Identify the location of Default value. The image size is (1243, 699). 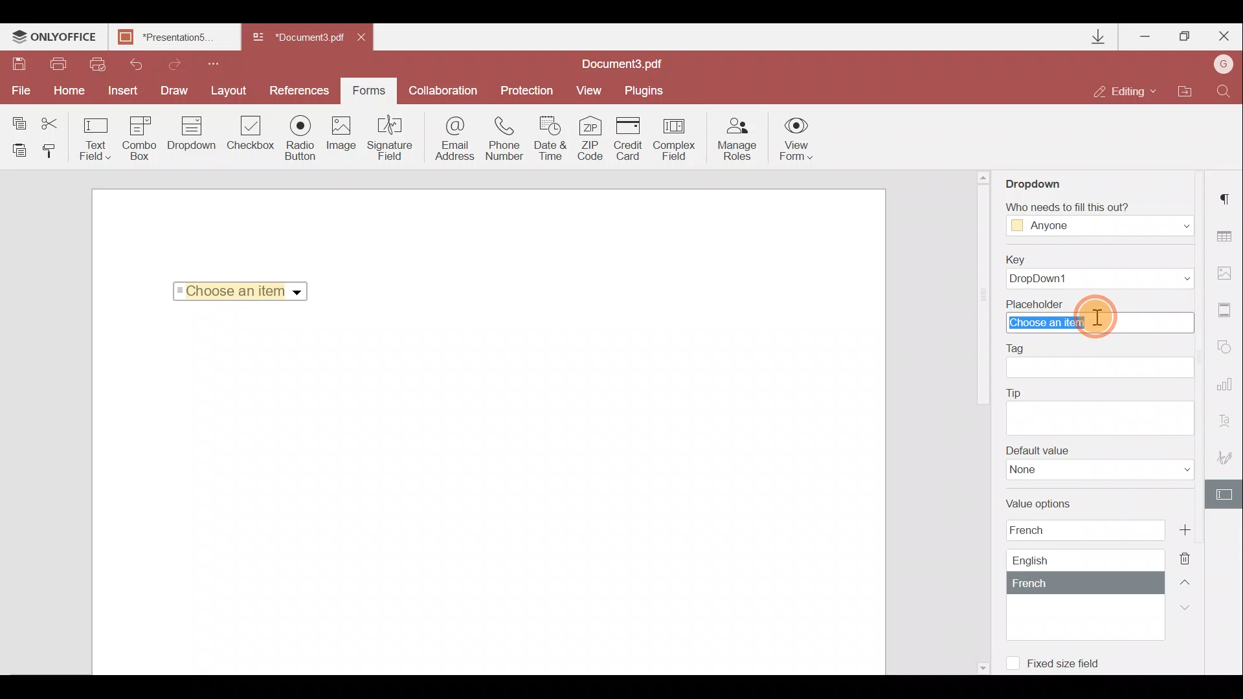
(1100, 463).